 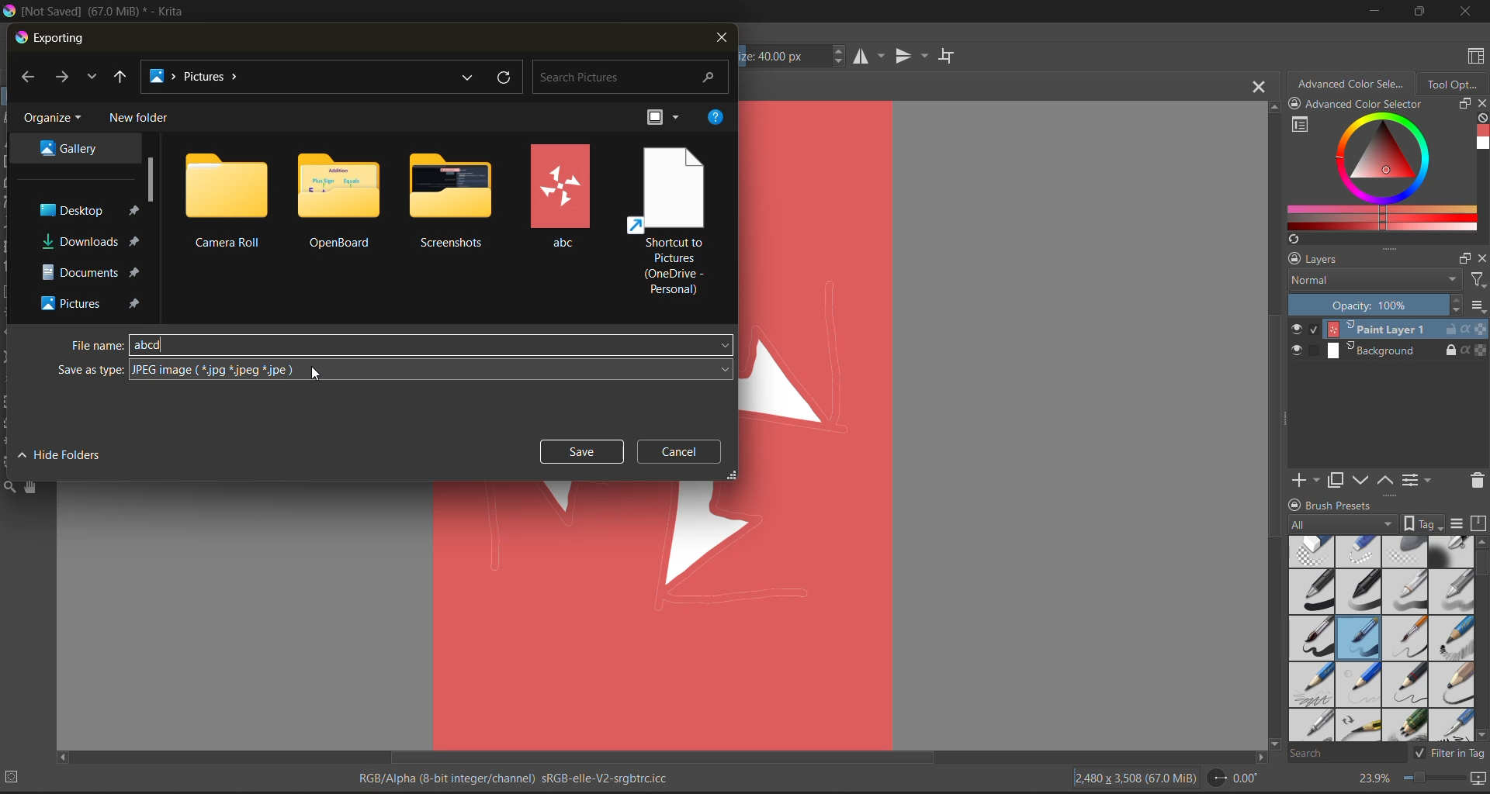 What do you see at coordinates (452, 202) in the screenshot?
I see `folders and files` at bounding box center [452, 202].